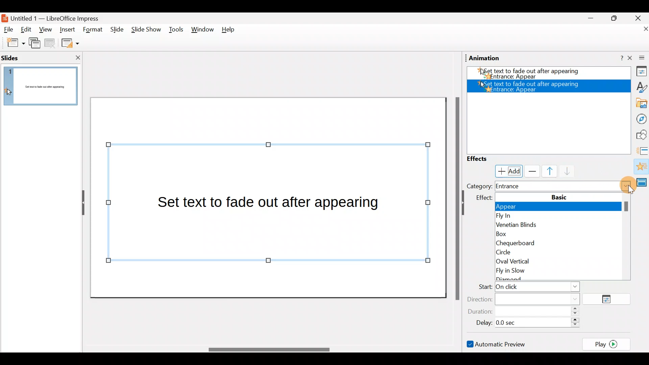 The image size is (649, 365). Describe the element at coordinates (36, 44) in the screenshot. I see `Duplicate slide` at that location.